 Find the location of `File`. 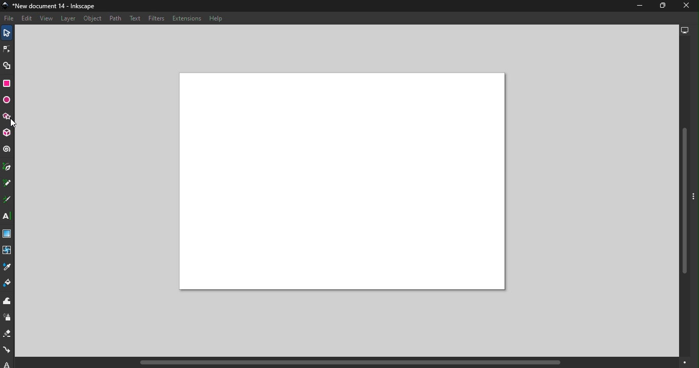

File is located at coordinates (10, 18).